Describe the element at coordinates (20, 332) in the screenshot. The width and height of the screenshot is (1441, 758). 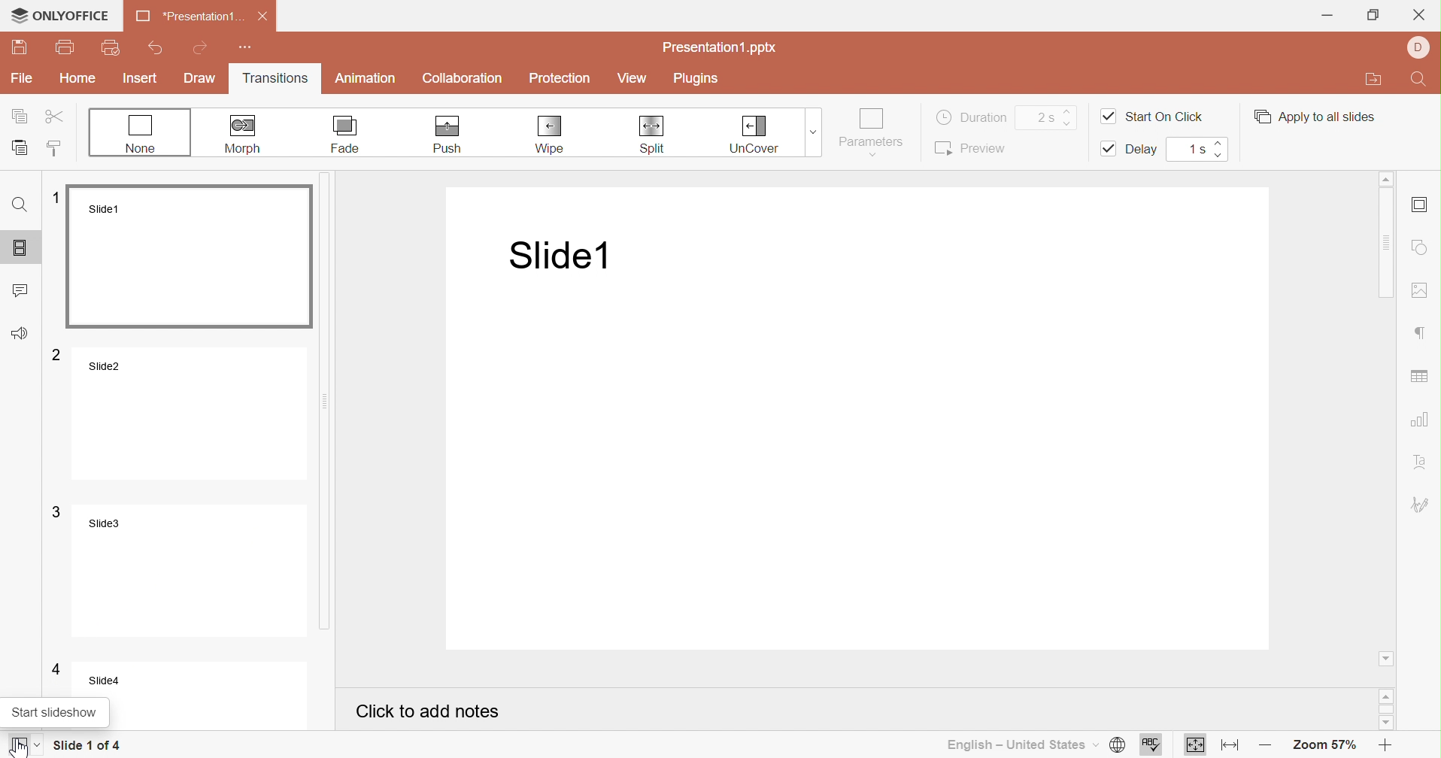
I see `Feedback & Support` at that location.